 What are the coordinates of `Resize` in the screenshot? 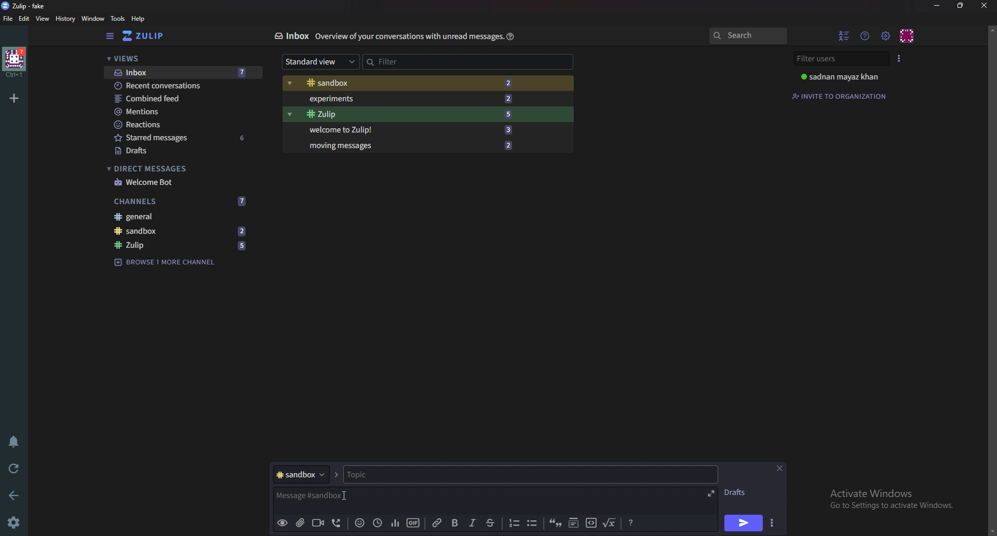 It's located at (961, 6).